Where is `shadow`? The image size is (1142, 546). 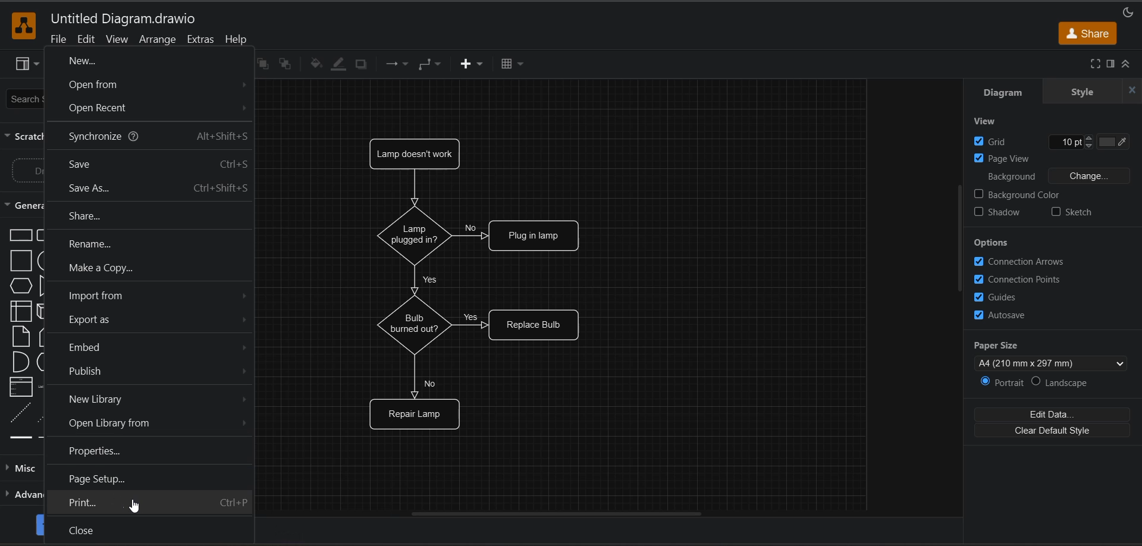 shadow is located at coordinates (362, 64).